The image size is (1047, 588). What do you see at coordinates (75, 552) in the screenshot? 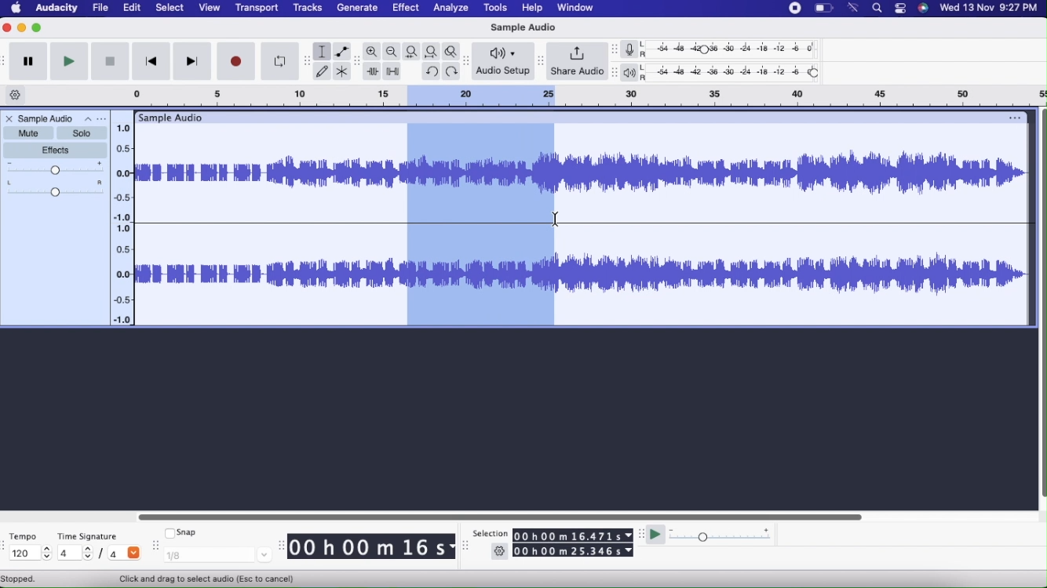
I see `4` at bounding box center [75, 552].